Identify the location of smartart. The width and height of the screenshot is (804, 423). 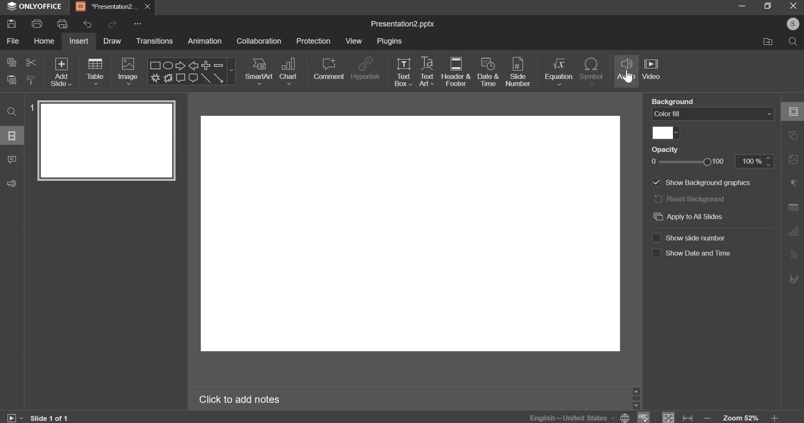
(259, 71).